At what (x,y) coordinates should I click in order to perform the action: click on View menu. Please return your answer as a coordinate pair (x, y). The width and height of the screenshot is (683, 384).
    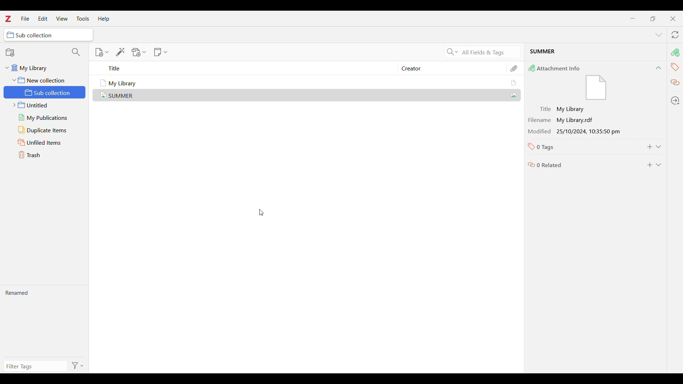
    Looking at the image, I should click on (62, 18).